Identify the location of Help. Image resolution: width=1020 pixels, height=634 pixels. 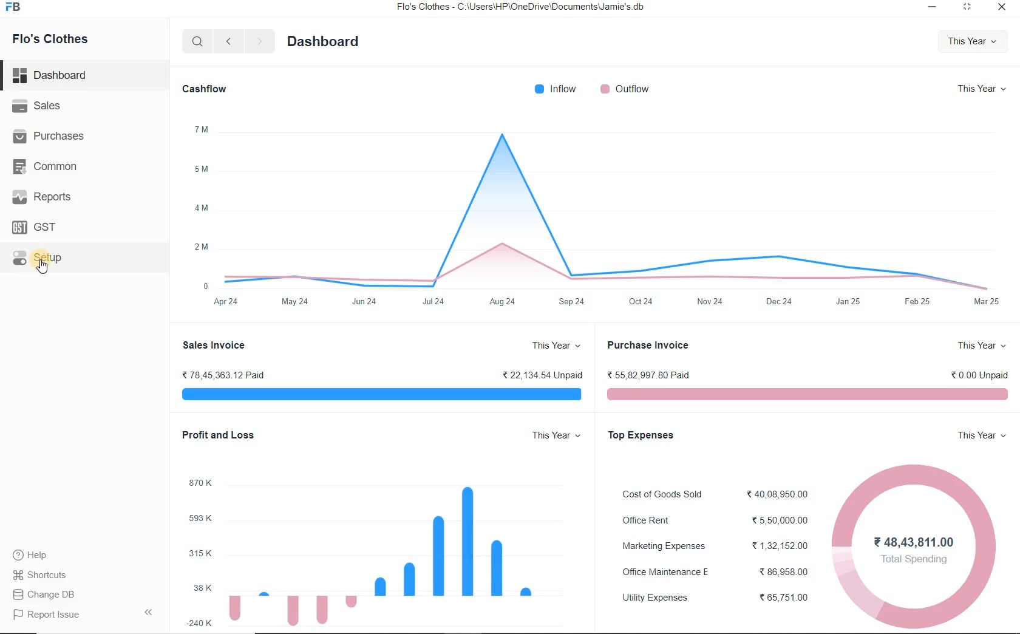
(30, 554).